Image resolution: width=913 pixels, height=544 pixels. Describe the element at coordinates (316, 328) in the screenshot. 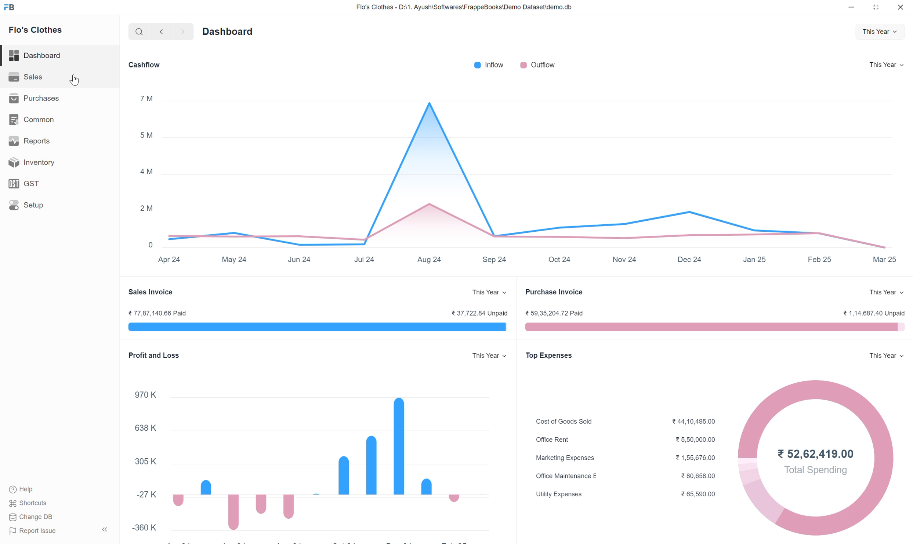

I see `blue progress bar` at that location.